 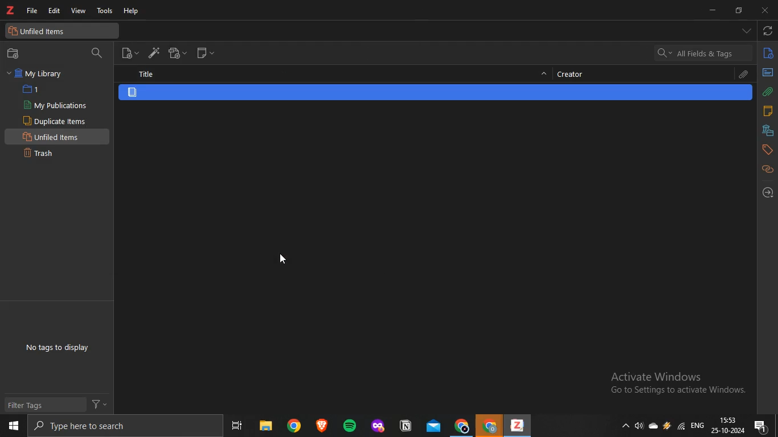 What do you see at coordinates (490, 426) in the screenshot?
I see `chrome` at bounding box center [490, 426].